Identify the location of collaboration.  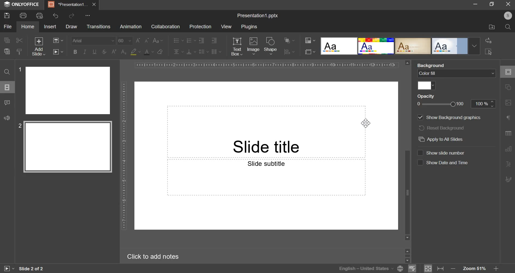
(165, 27).